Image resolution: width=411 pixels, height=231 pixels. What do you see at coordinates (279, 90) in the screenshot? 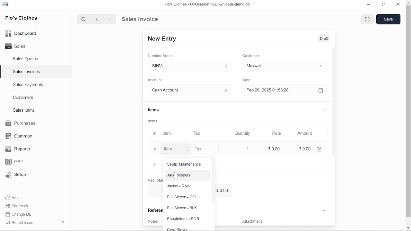
I see `Feb 26, 2025 01:53:28` at bounding box center [279, 90].